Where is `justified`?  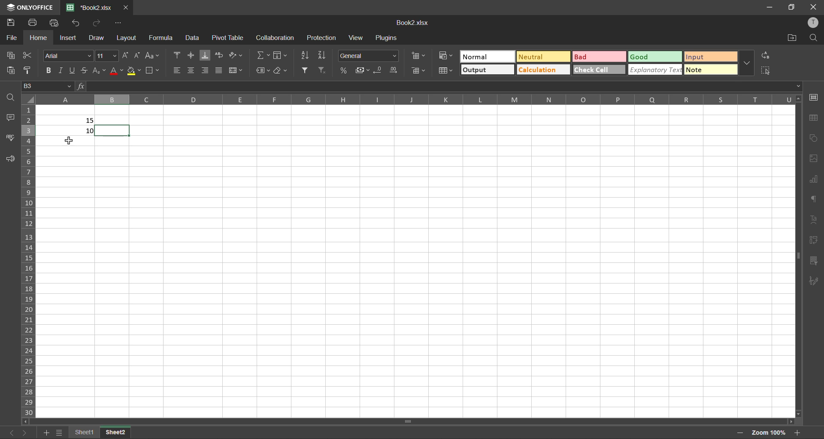
justified is located at coordinates (219, 70).